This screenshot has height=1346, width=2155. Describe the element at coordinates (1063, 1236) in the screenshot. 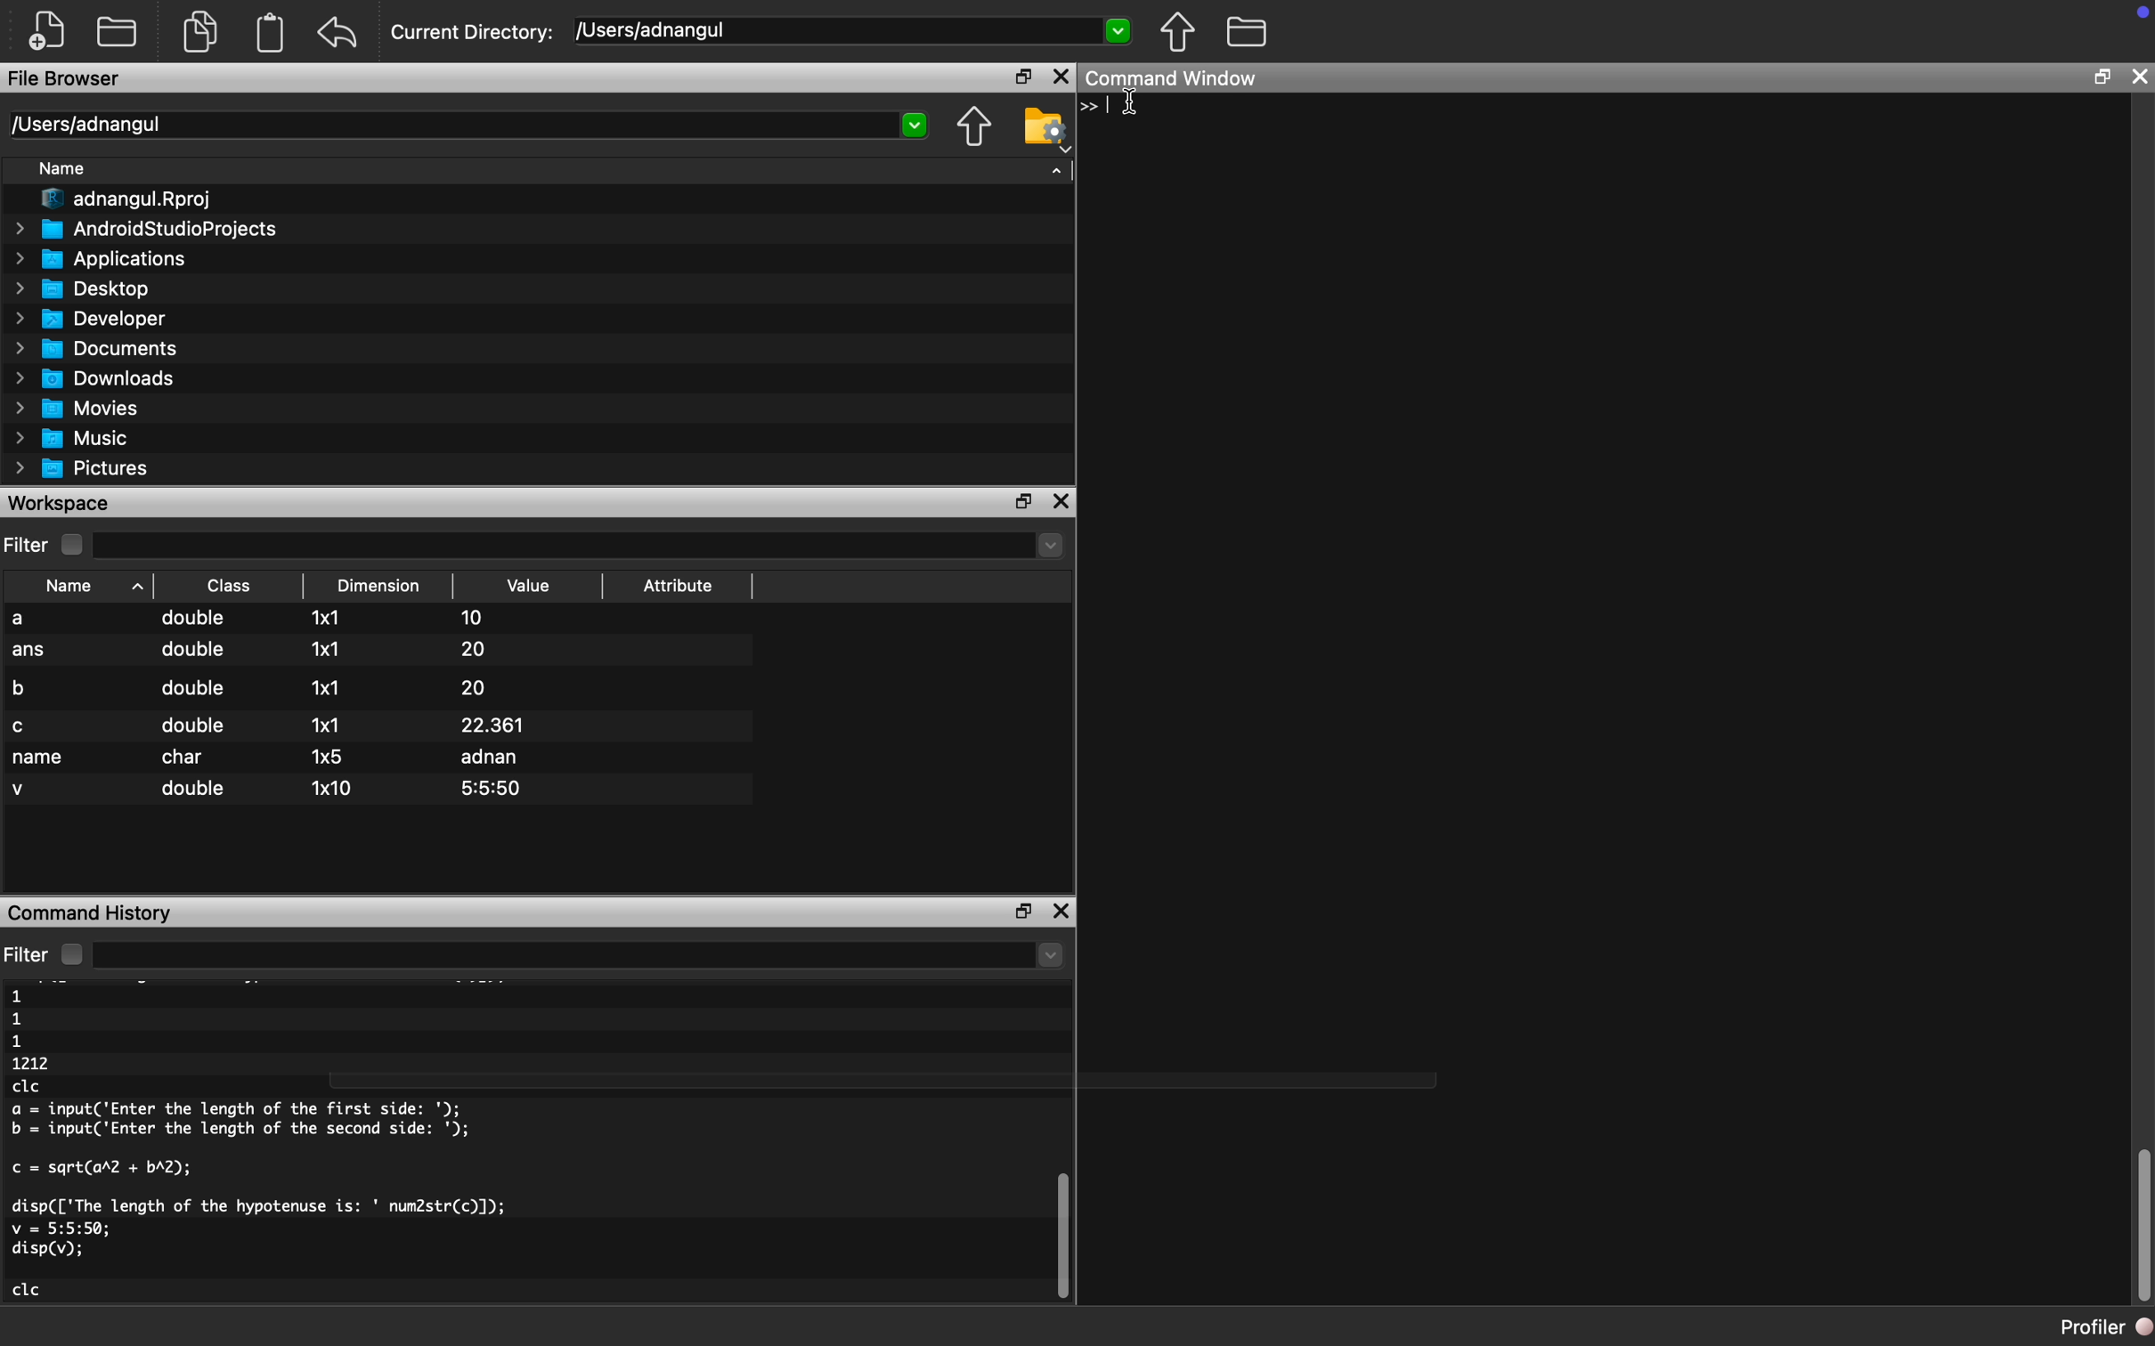

I see `scroll bar` at that location.